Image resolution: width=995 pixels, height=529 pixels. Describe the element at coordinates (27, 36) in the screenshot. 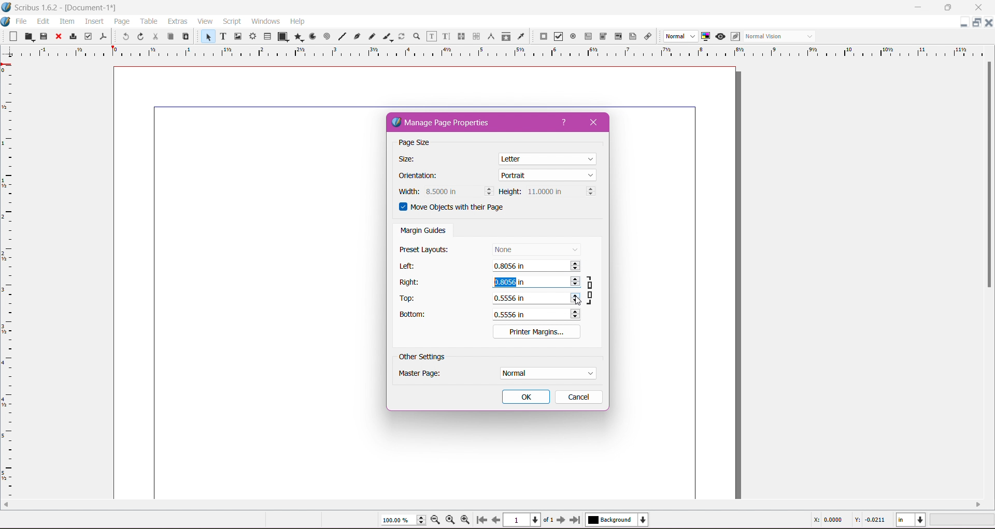

I see `Open` at that location.